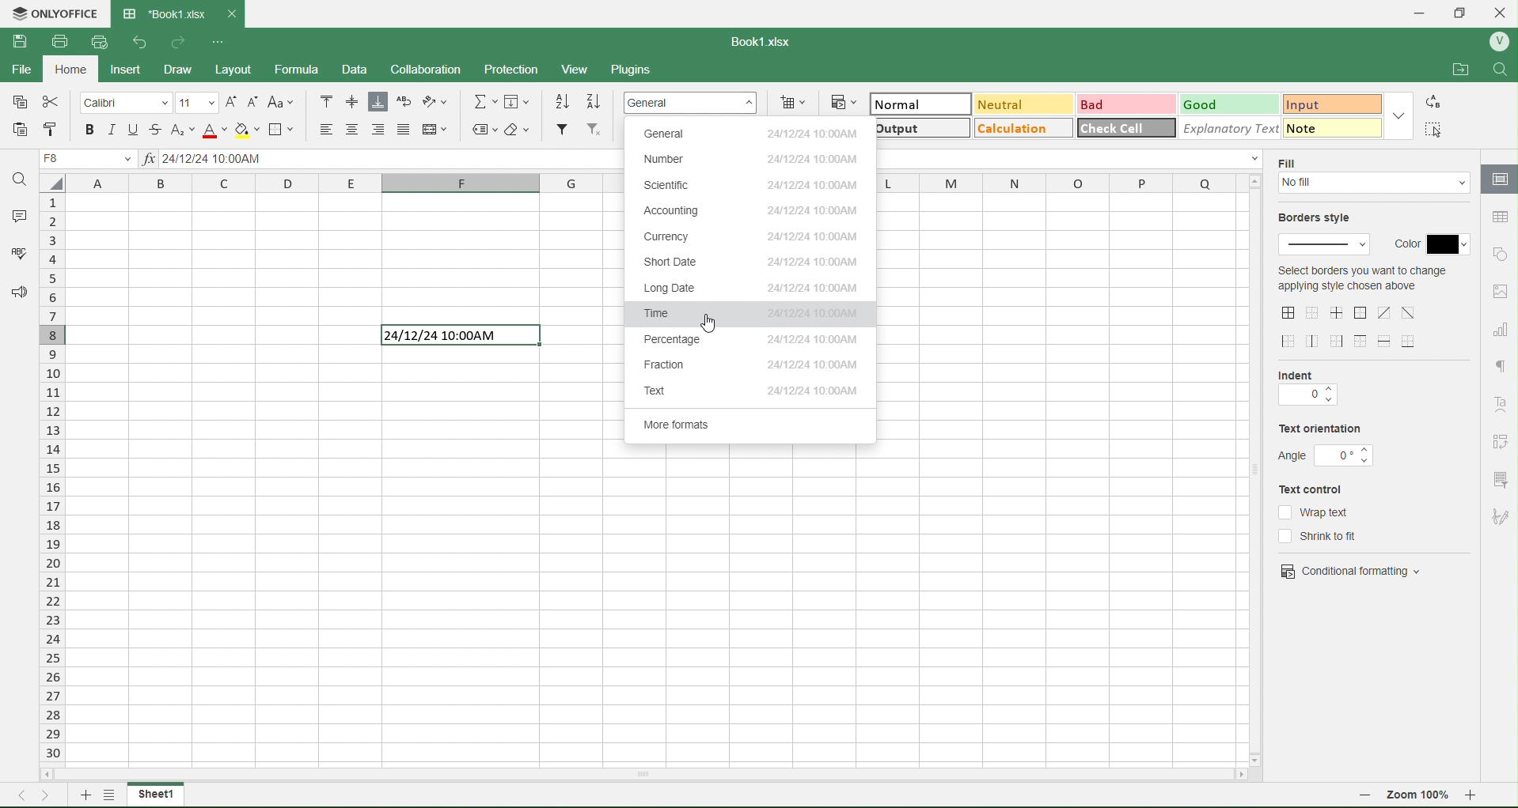  What do you see at coordinates (1505, 11) in the screenshot?
I see `close` at bounding box center [1505, 11].